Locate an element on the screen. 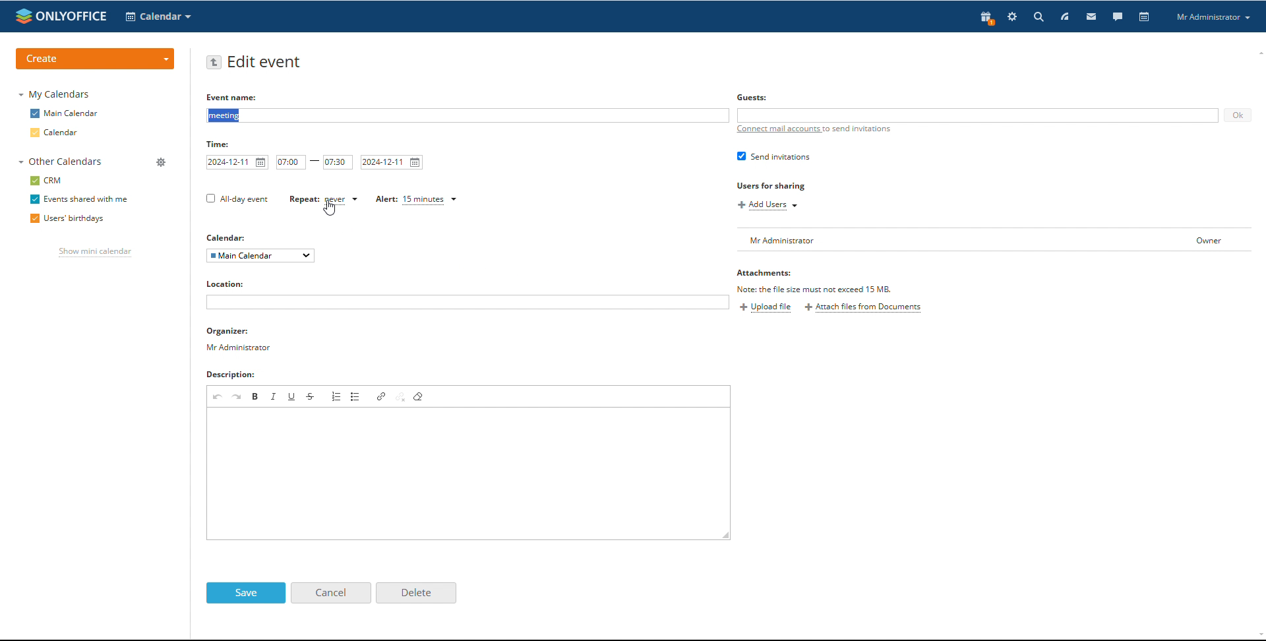 Image resolution: width=1266 pixels, height=641 pixels. upload file is located at coordinates (766, 308).